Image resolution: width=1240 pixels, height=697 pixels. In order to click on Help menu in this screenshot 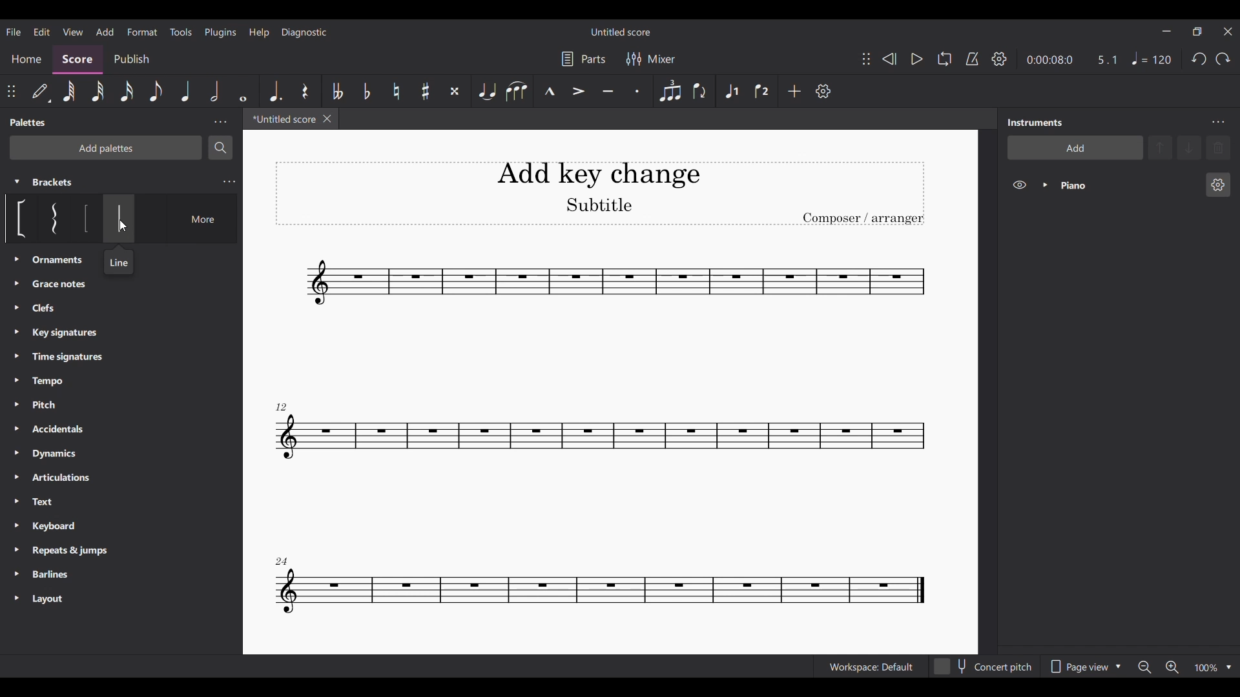, I will do `click(258, 33)`.